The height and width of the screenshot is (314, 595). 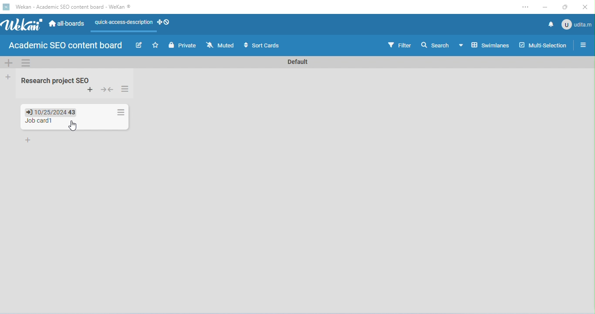 I want to click on collapse, so click(x=108, y=90).